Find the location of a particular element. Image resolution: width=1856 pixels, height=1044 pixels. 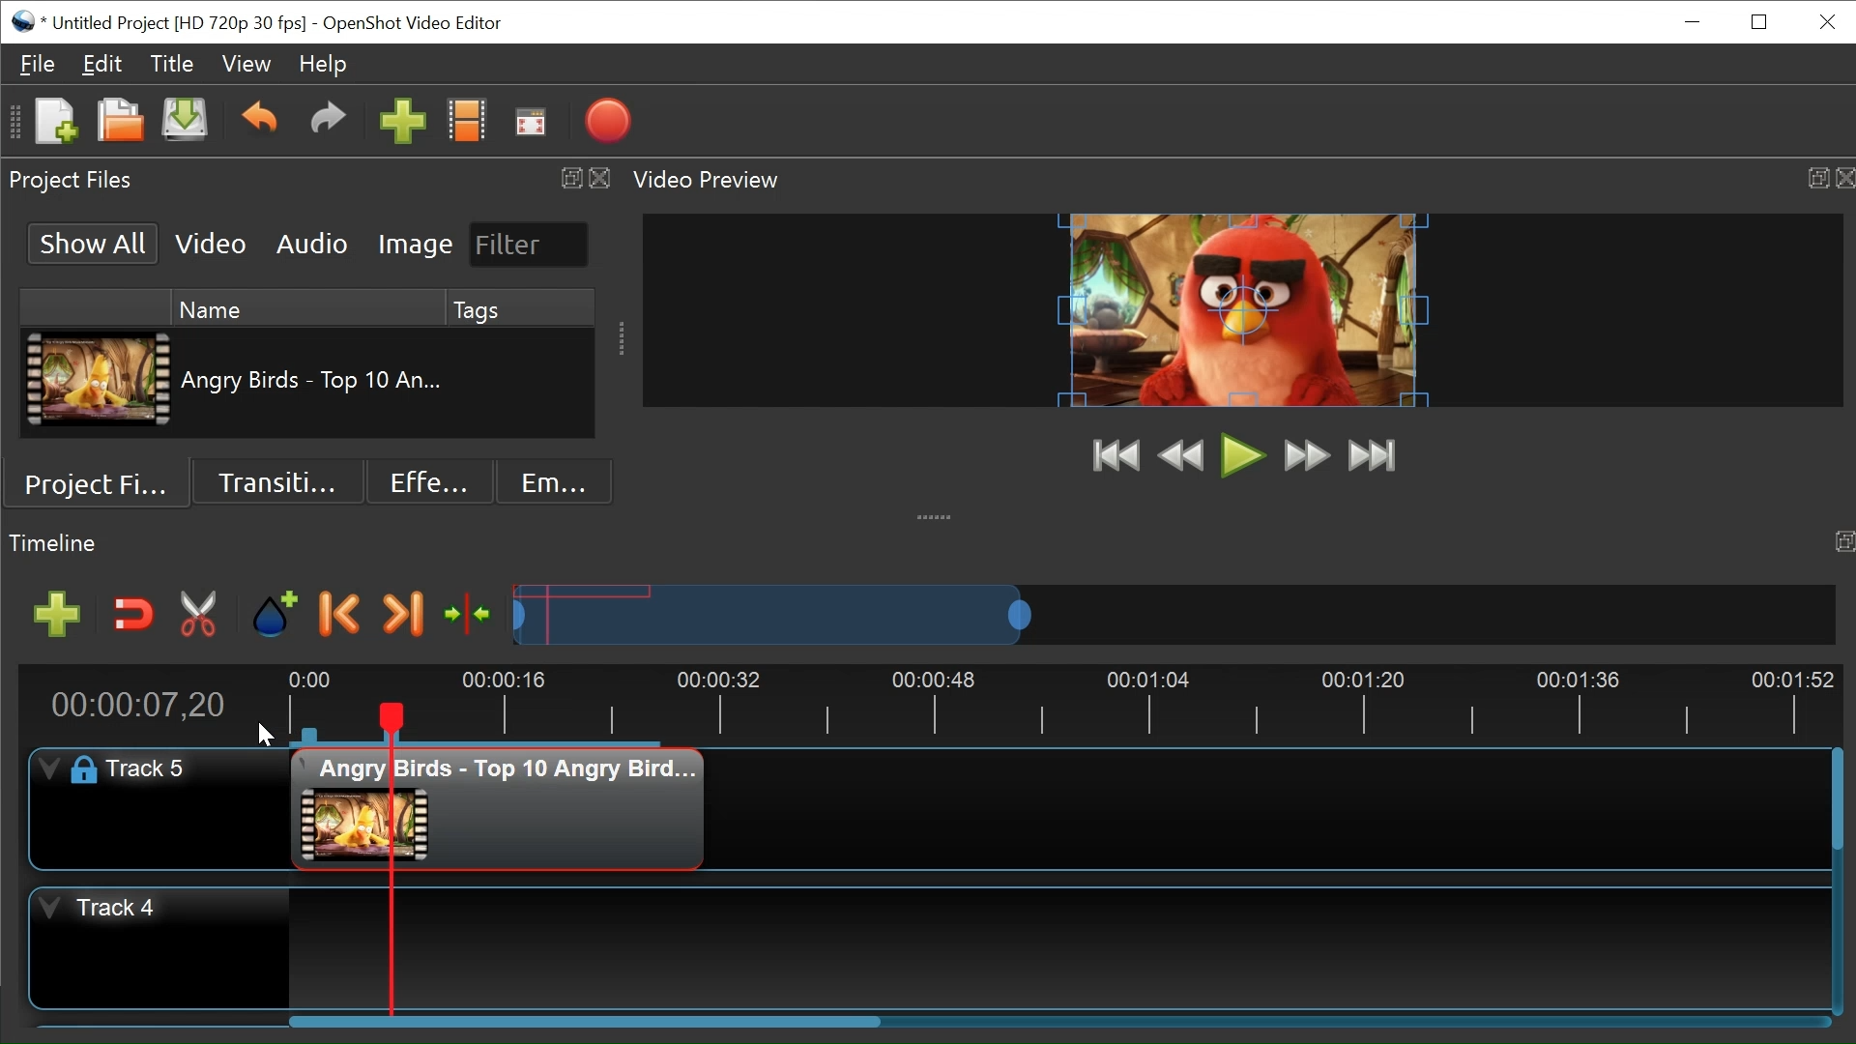

Play is located at coordinates (1243, 454).